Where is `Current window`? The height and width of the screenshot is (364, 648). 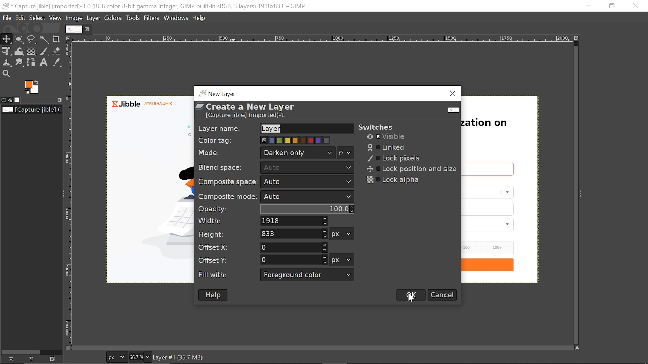 Current window is located at coordinates (160, 6).